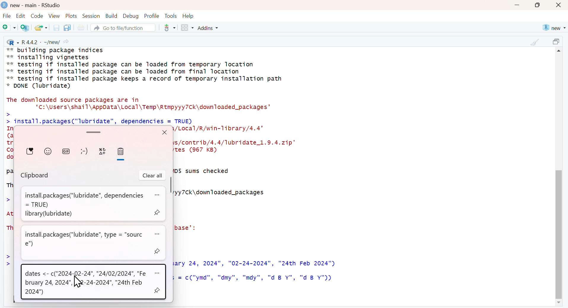 The image size is (568, 308). Describe the element at coordinates (20, 16) in the screenshot. I see `Edit` at that location.